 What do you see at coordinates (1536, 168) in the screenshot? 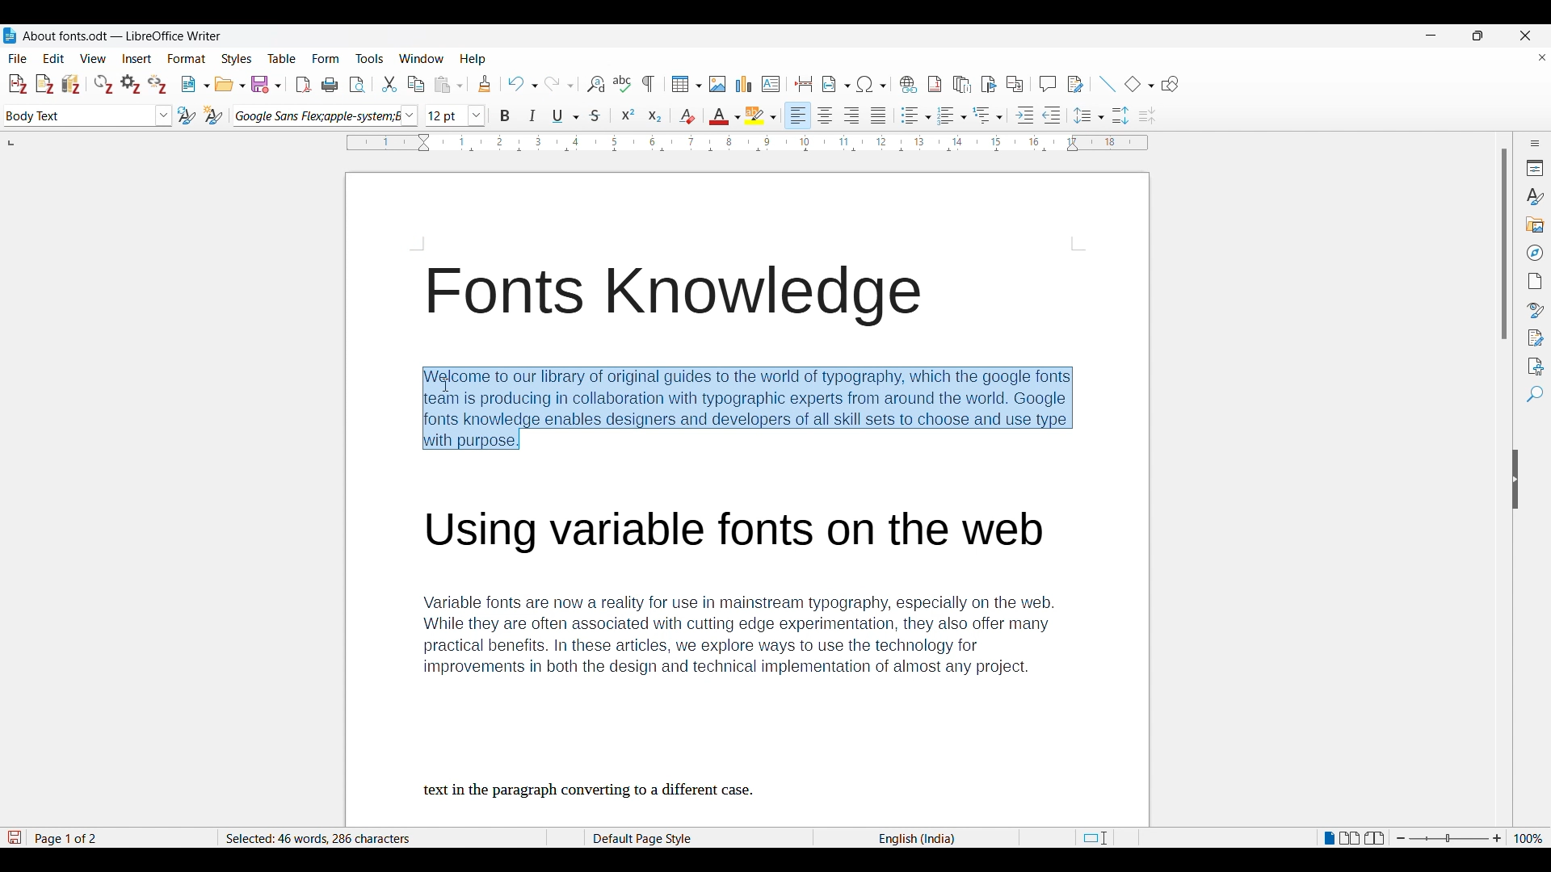
I see `Properties` at bounding box center [1536, 168].